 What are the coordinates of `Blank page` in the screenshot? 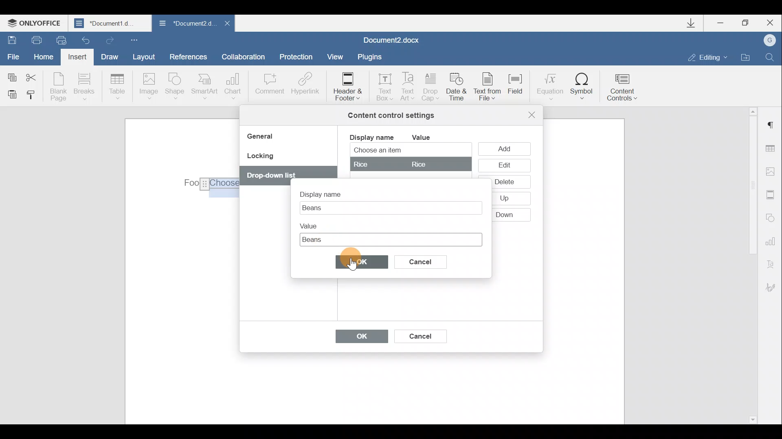 It's located at (58, 87).